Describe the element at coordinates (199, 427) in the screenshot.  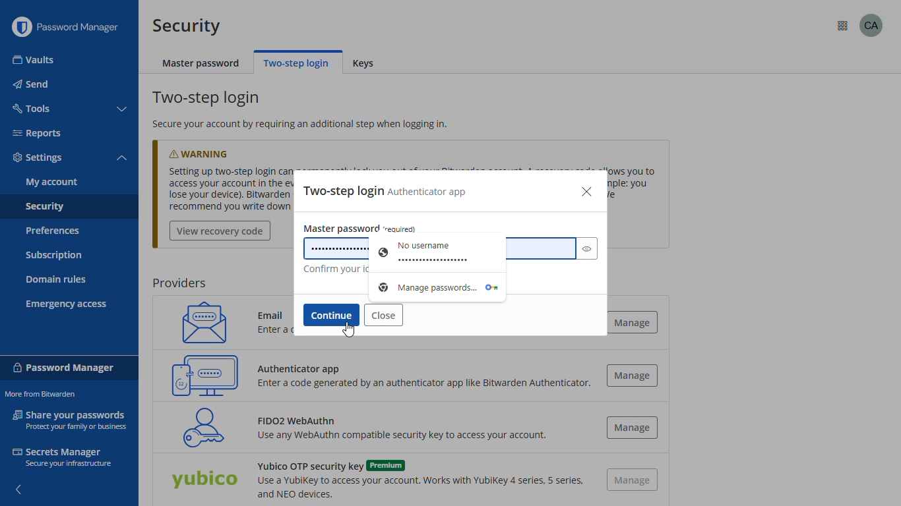
I see `FIDO2 WebAuthn` at that location.